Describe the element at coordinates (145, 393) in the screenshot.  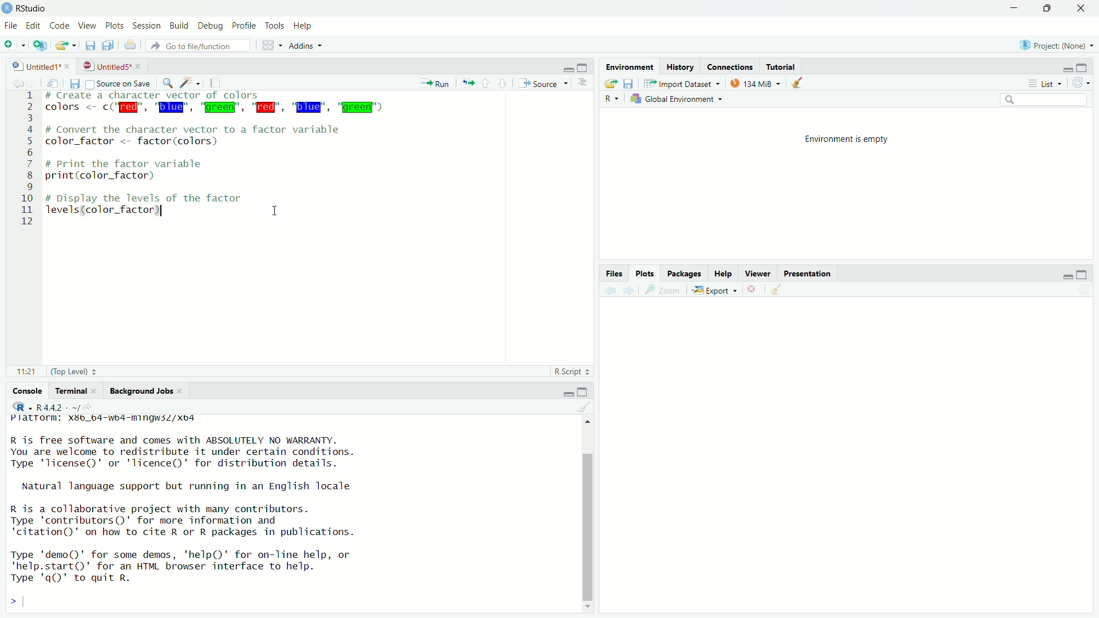
I see `background jobs` at that location.